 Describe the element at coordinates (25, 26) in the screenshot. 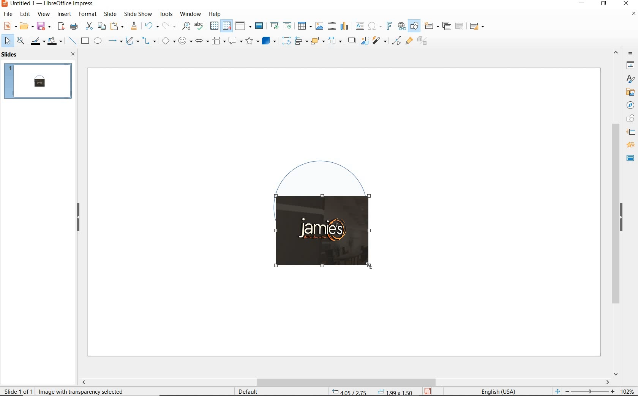

I see `open` at that location.